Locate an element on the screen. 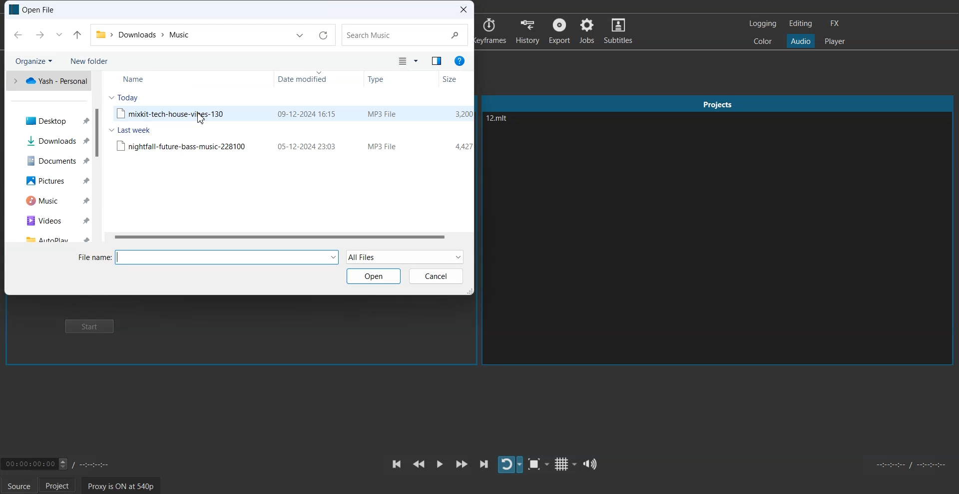  Toggle Zoom is located at coordinates (538, 465).